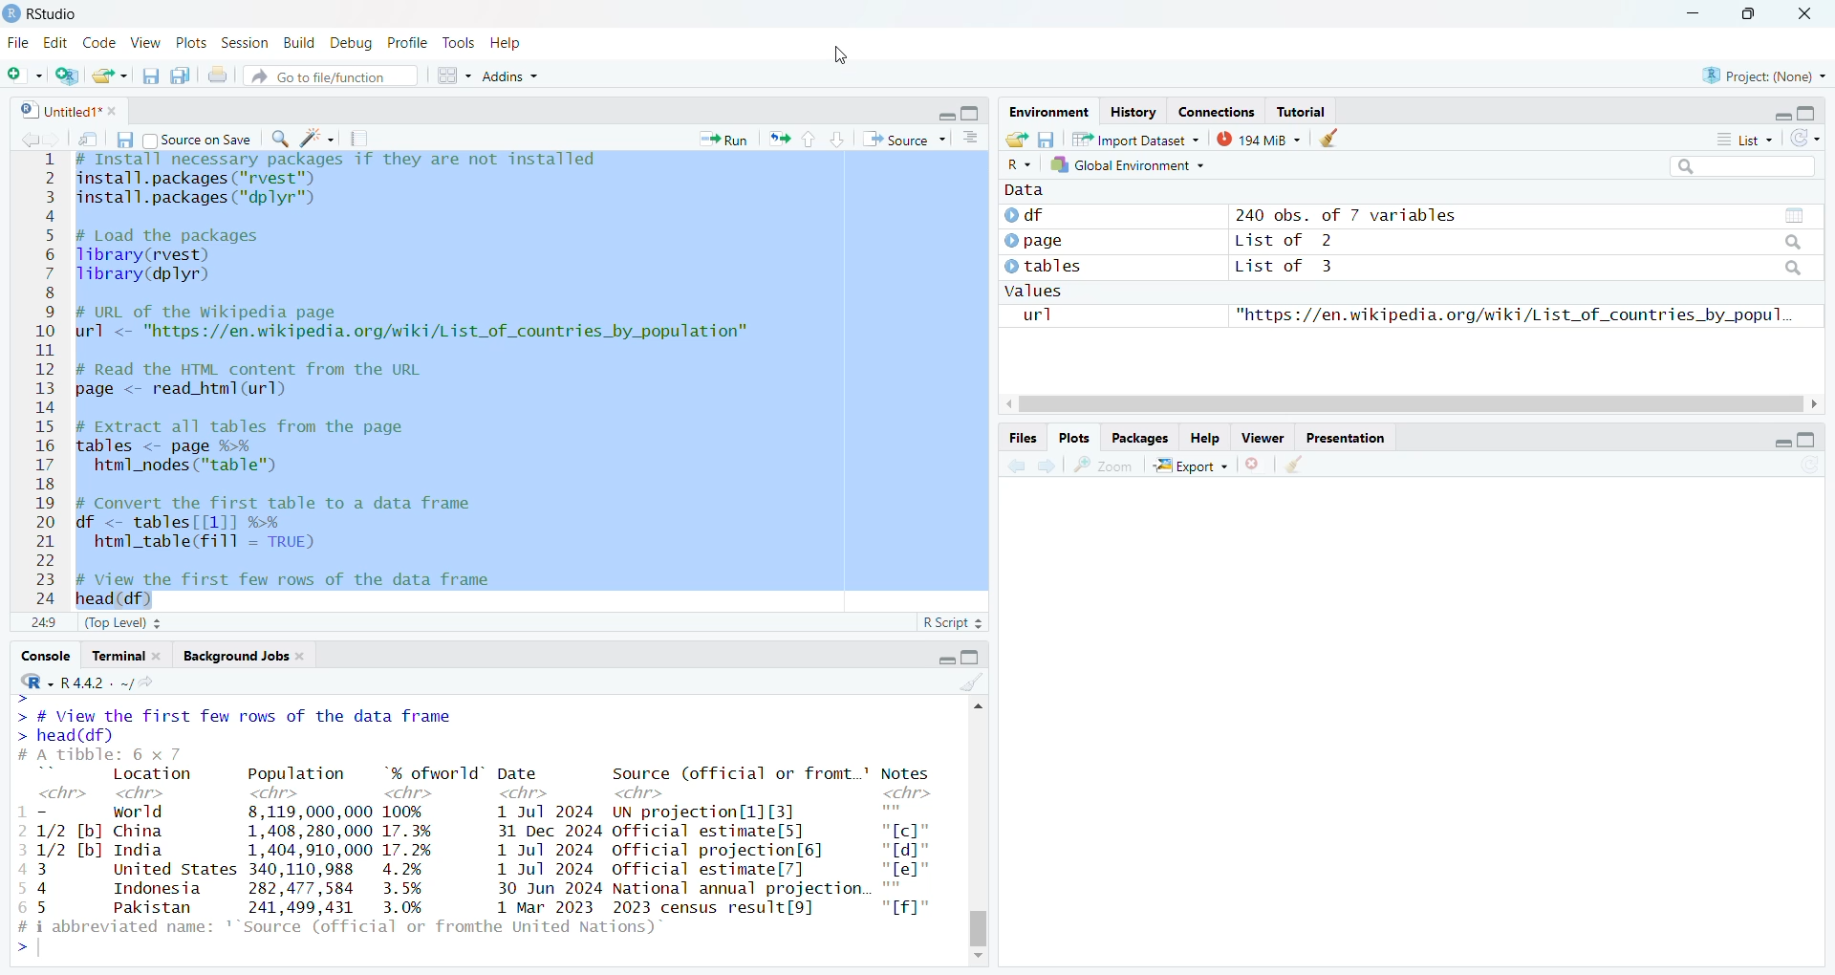 The image size is (1835, 975). What do you see at coordinates (1302, 112) in the screenshot?
I see `Tutorial` at bounding box center [1302, 112].